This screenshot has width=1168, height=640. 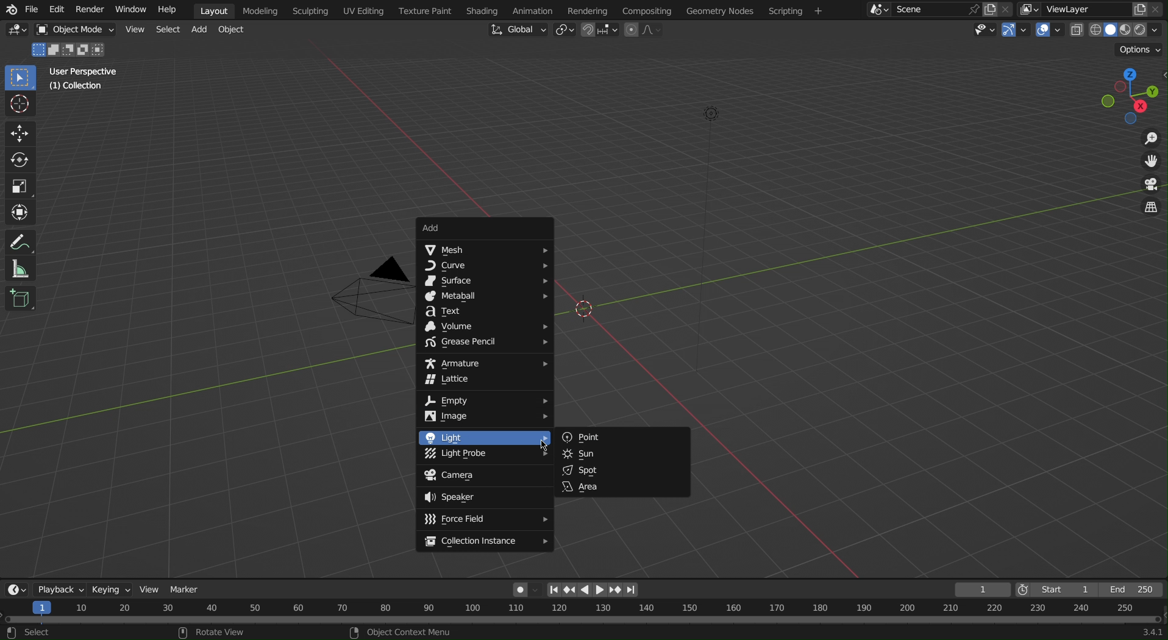 I want to click on Compositing, so click(x=646, y=10).